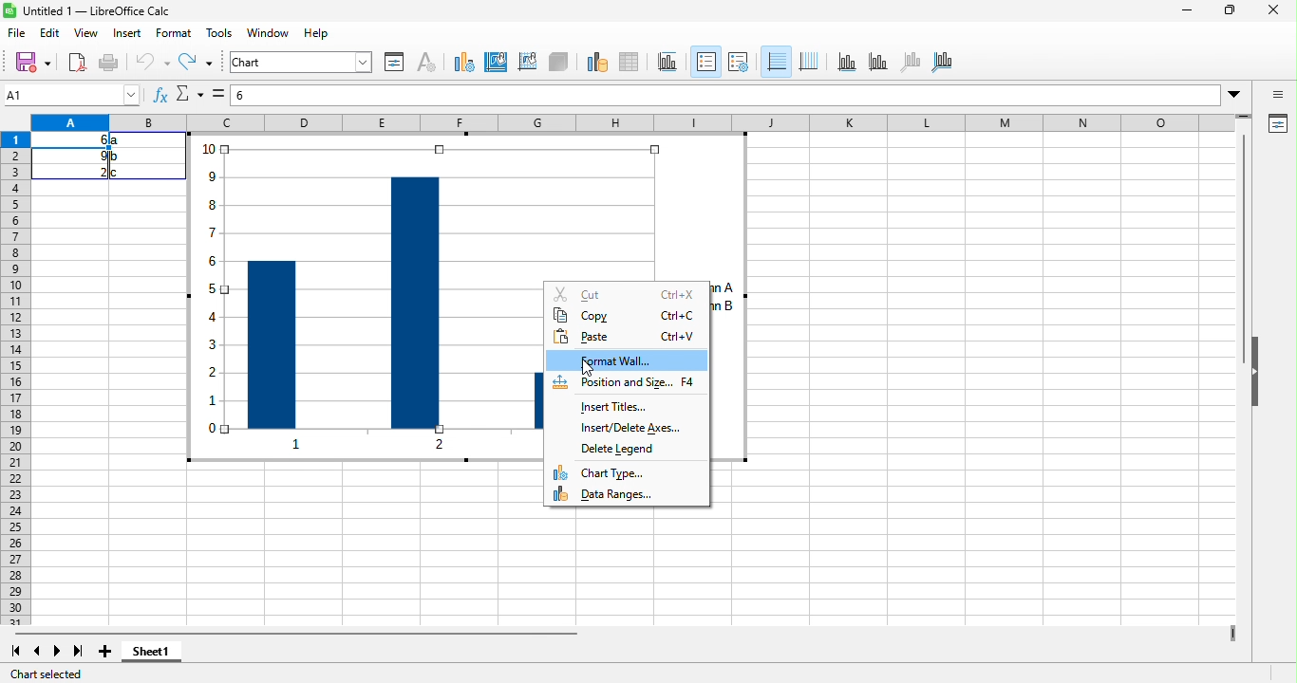 This screenshot has height=683, width=1297. What do you see at coordinates (56, 674) in the screenshot?
I see `chart selected` at bounding box center [56, 674].